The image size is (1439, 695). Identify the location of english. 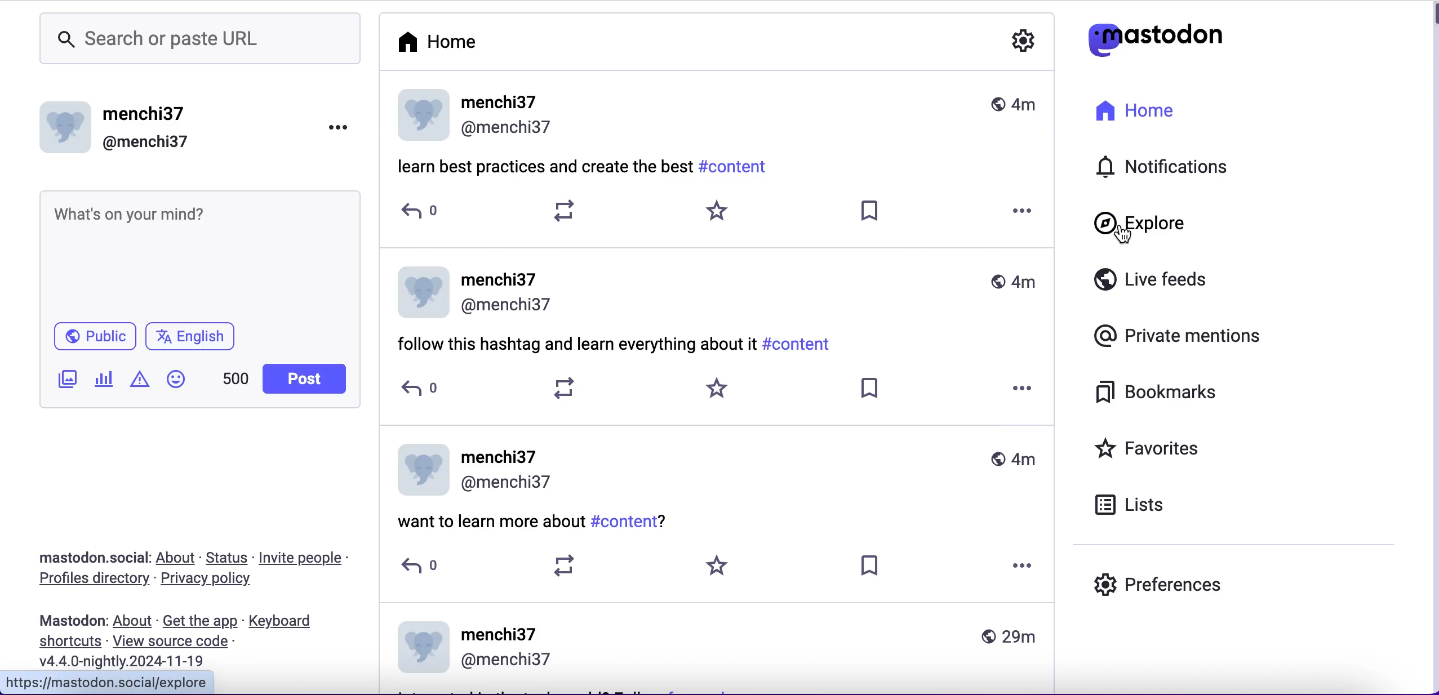
(193, 338).